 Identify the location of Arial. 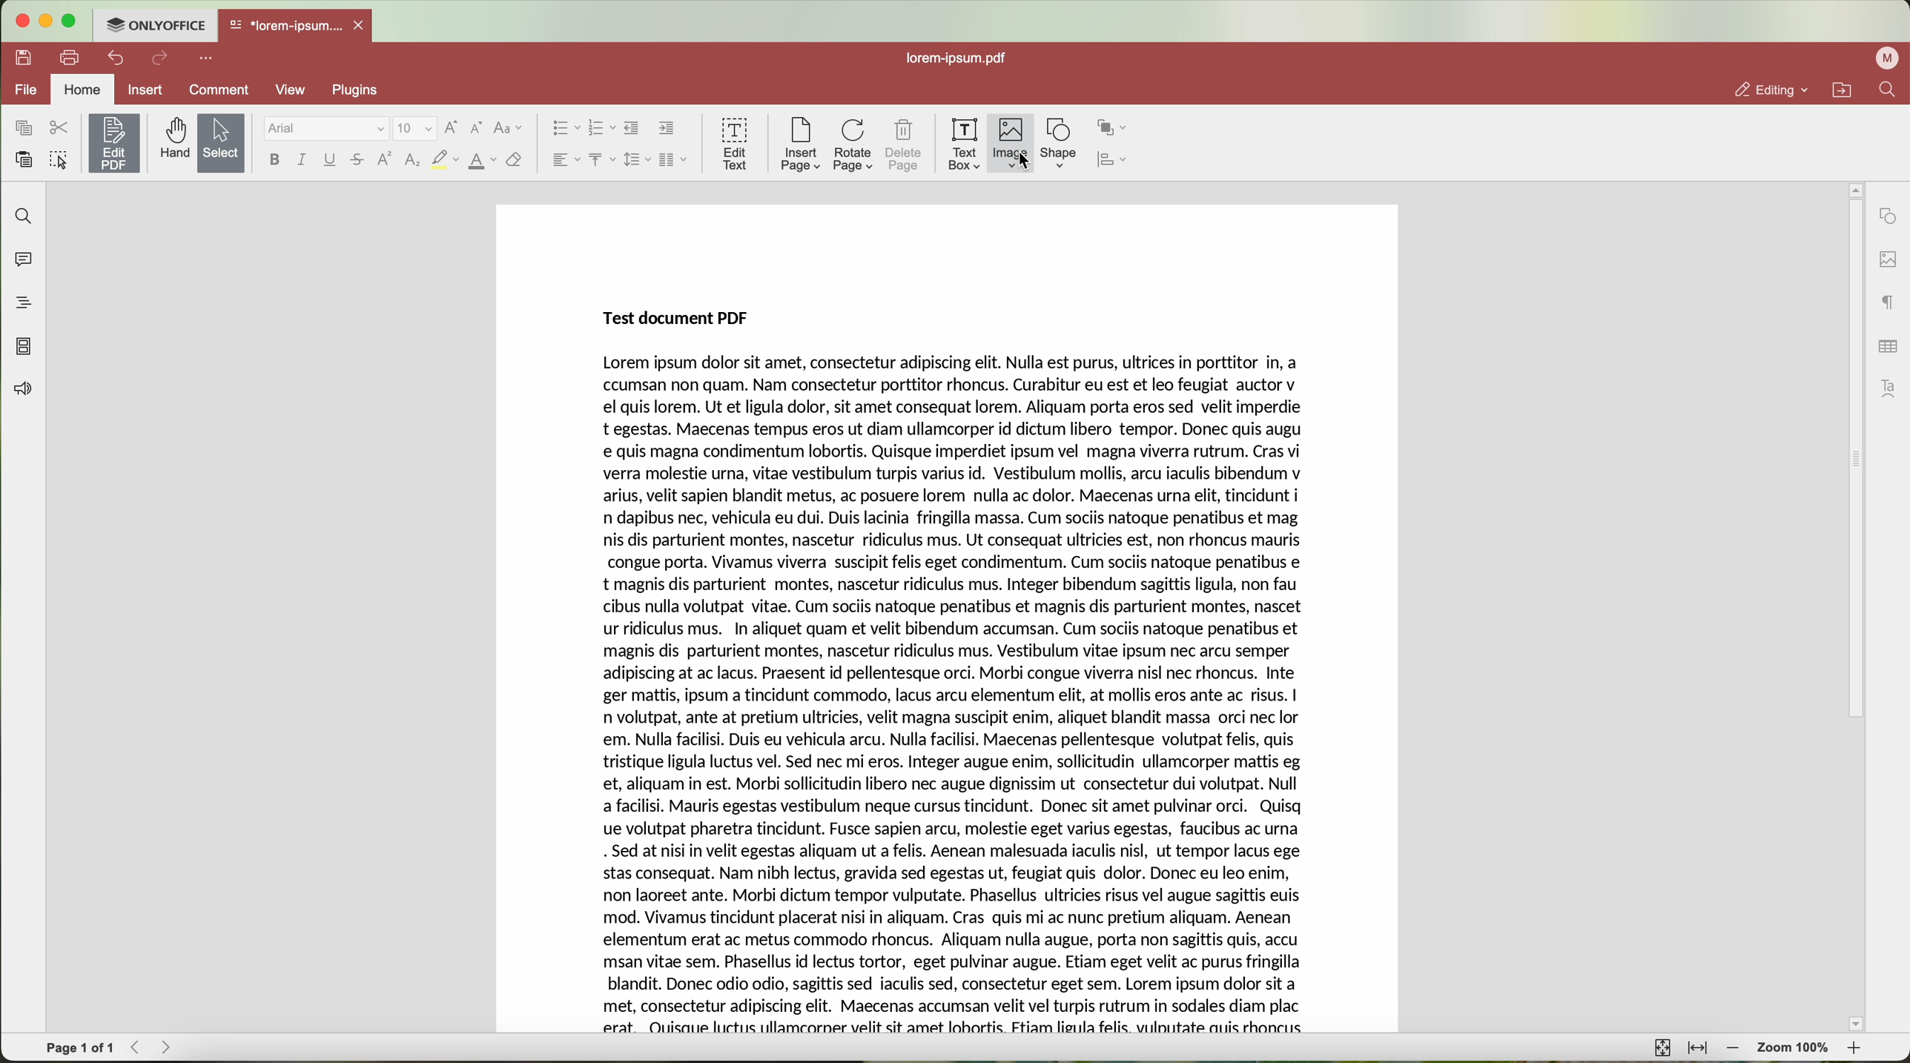
(324, 129).